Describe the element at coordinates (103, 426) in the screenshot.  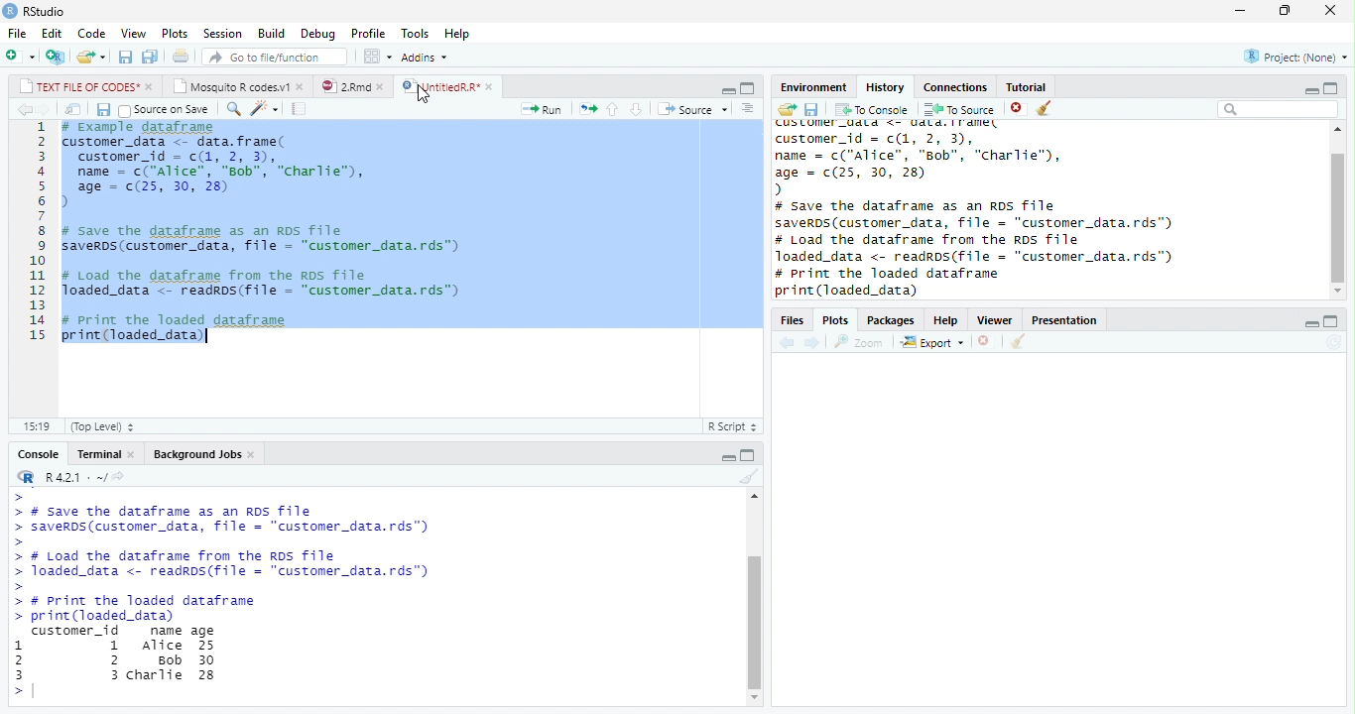
I see `Top Level` at that location.